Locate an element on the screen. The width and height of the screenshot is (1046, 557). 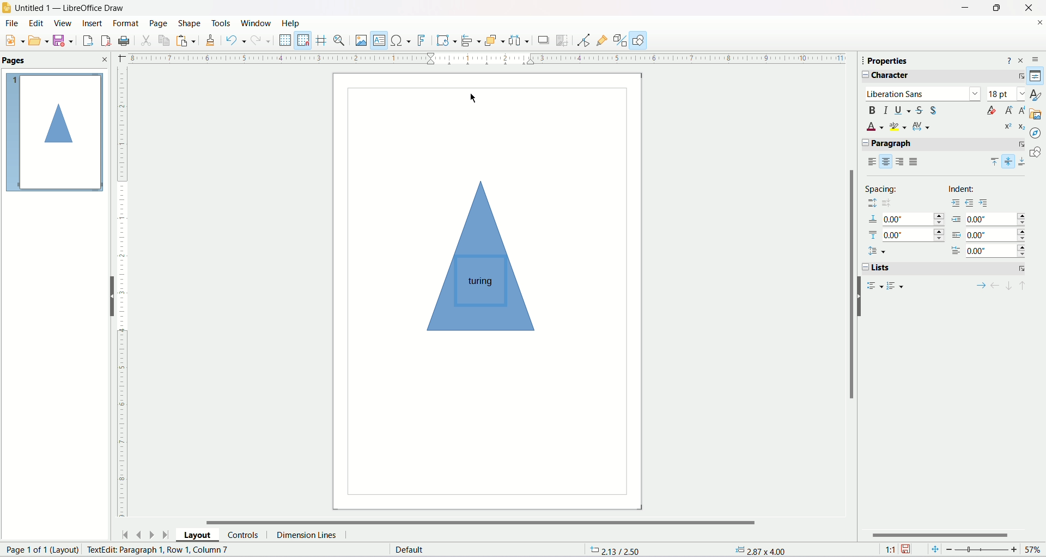
Move to next page is located at coordinates (155, 534).